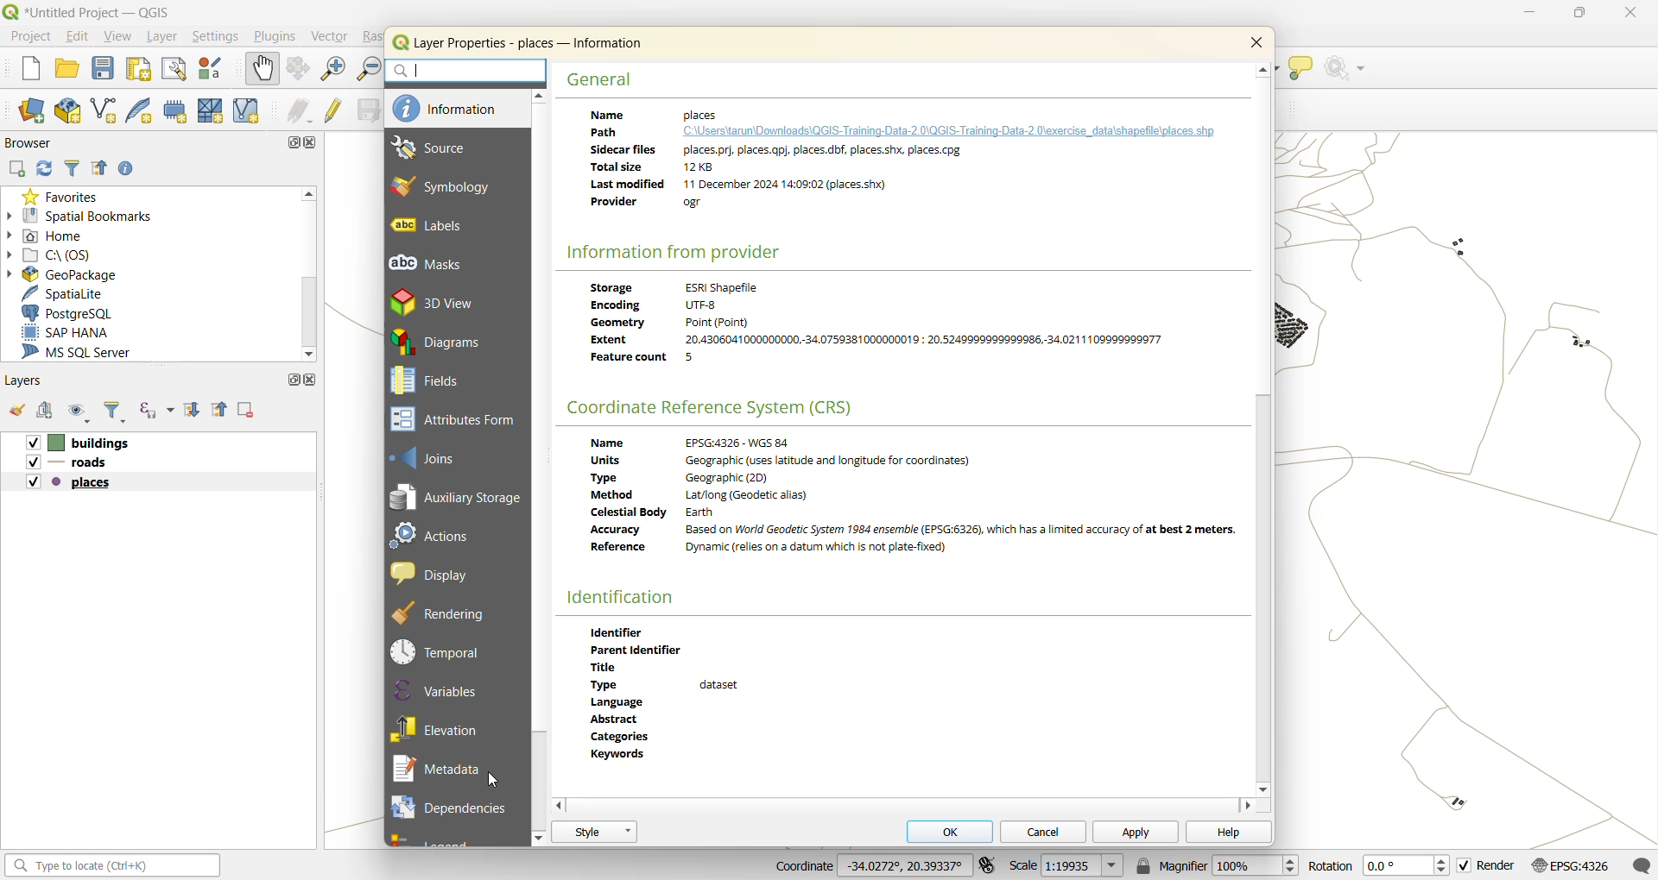 The image size is (1658, 880). Describe the element at coordinates (1262, 585) in the screenshot. I see `scroll bar` at that location.